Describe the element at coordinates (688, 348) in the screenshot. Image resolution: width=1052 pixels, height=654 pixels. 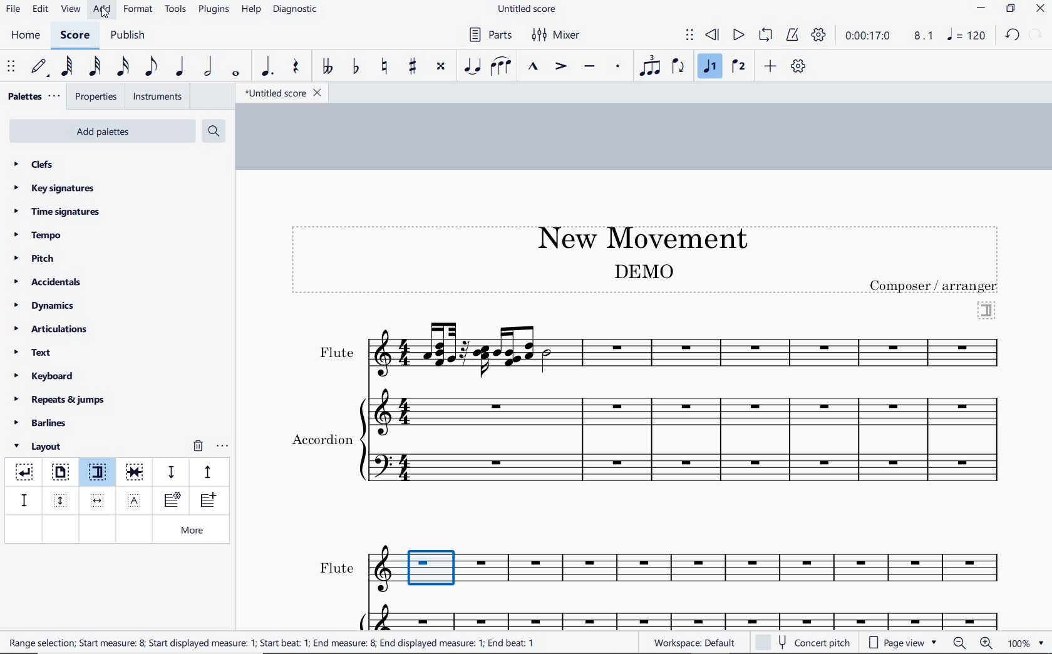
I see `Instrument: Flute` at that location.